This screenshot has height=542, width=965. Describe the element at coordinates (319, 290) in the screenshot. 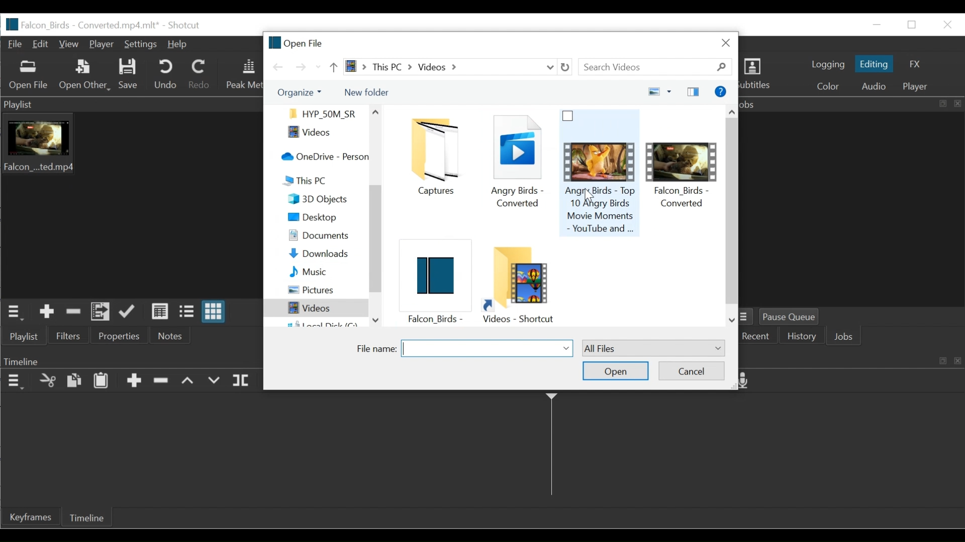

I see `Pictures` at that location.